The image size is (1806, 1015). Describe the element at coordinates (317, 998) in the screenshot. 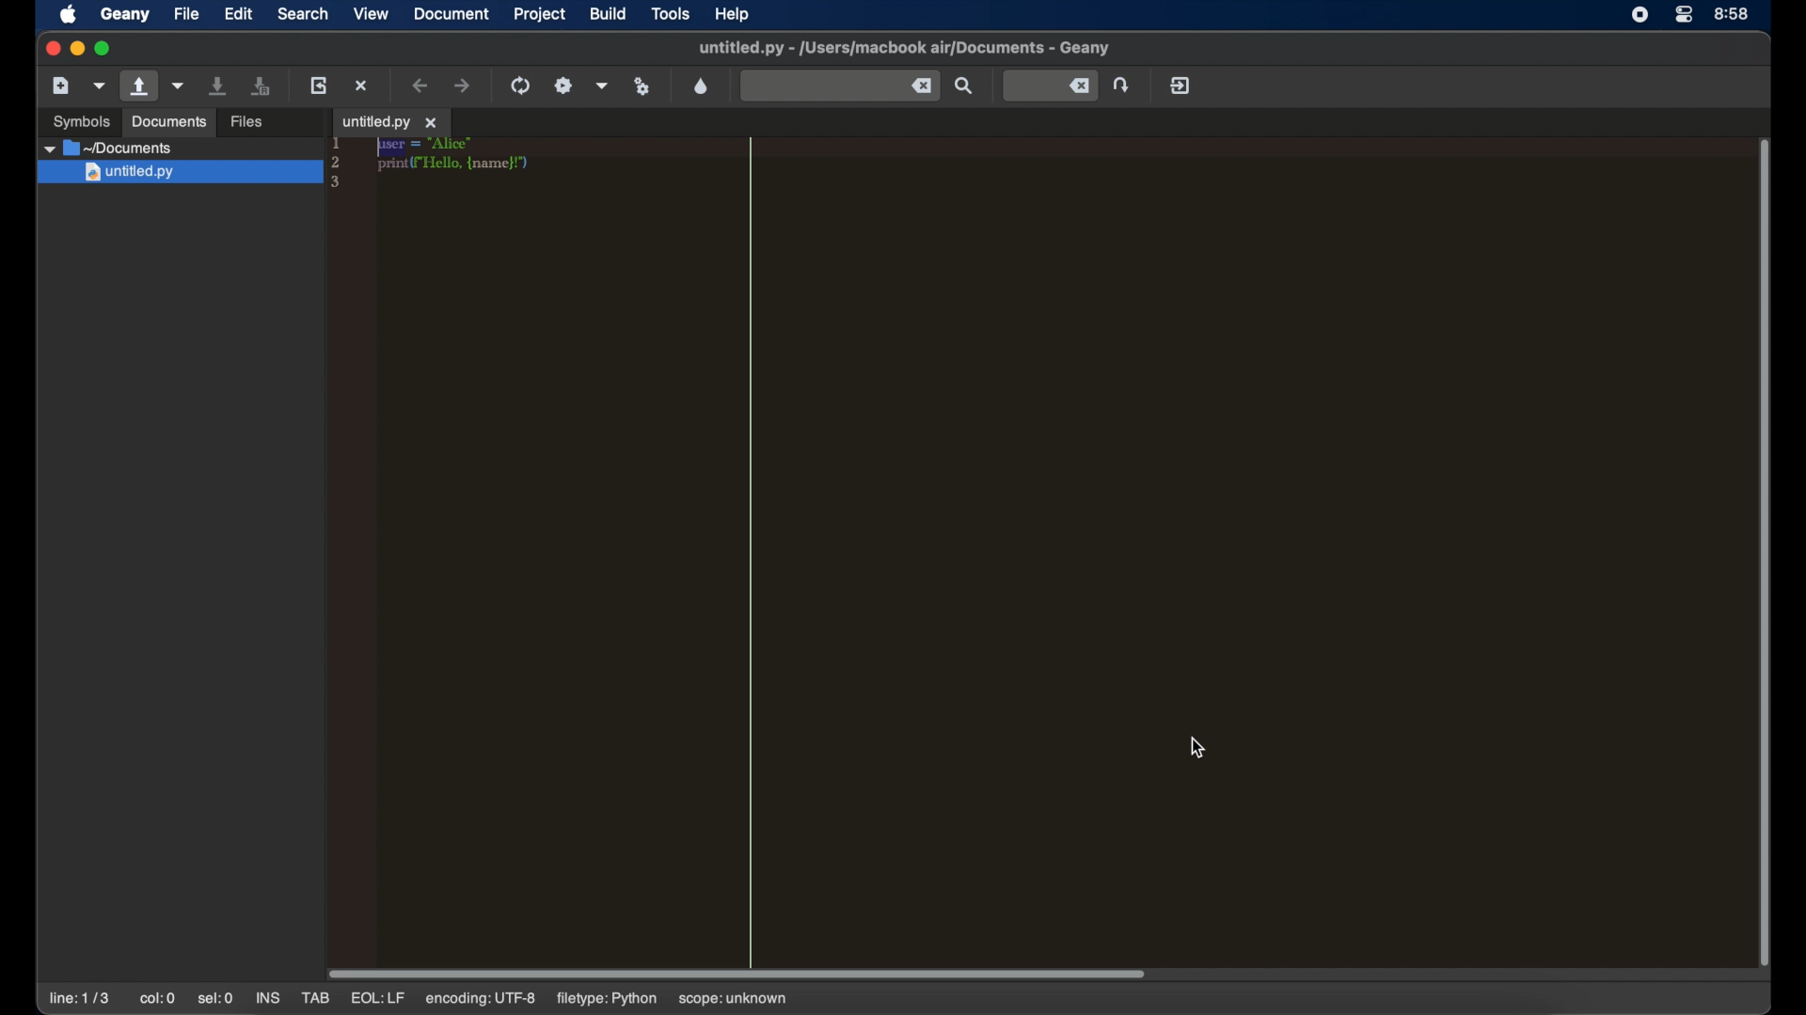

I see `tab` at that location.